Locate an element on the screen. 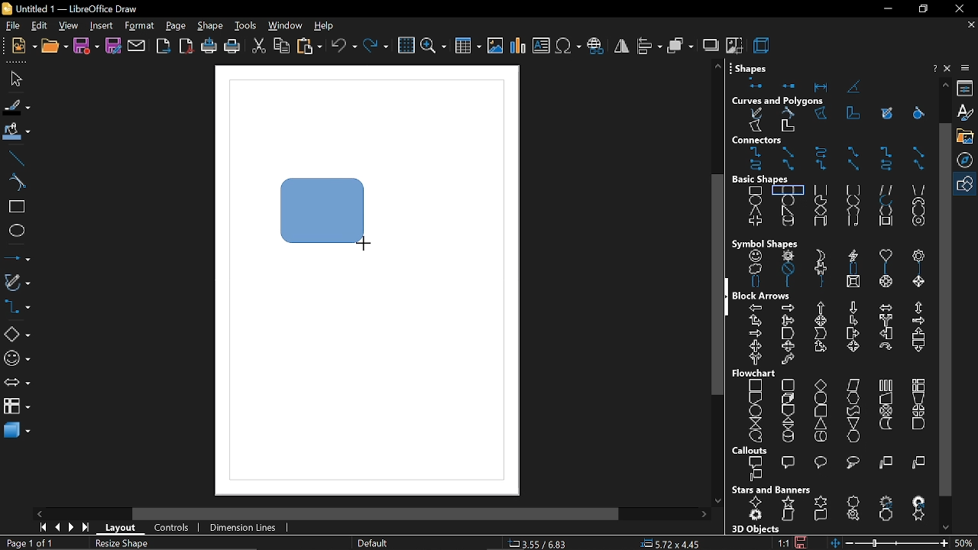  current page is located at coordinates (29, 543).